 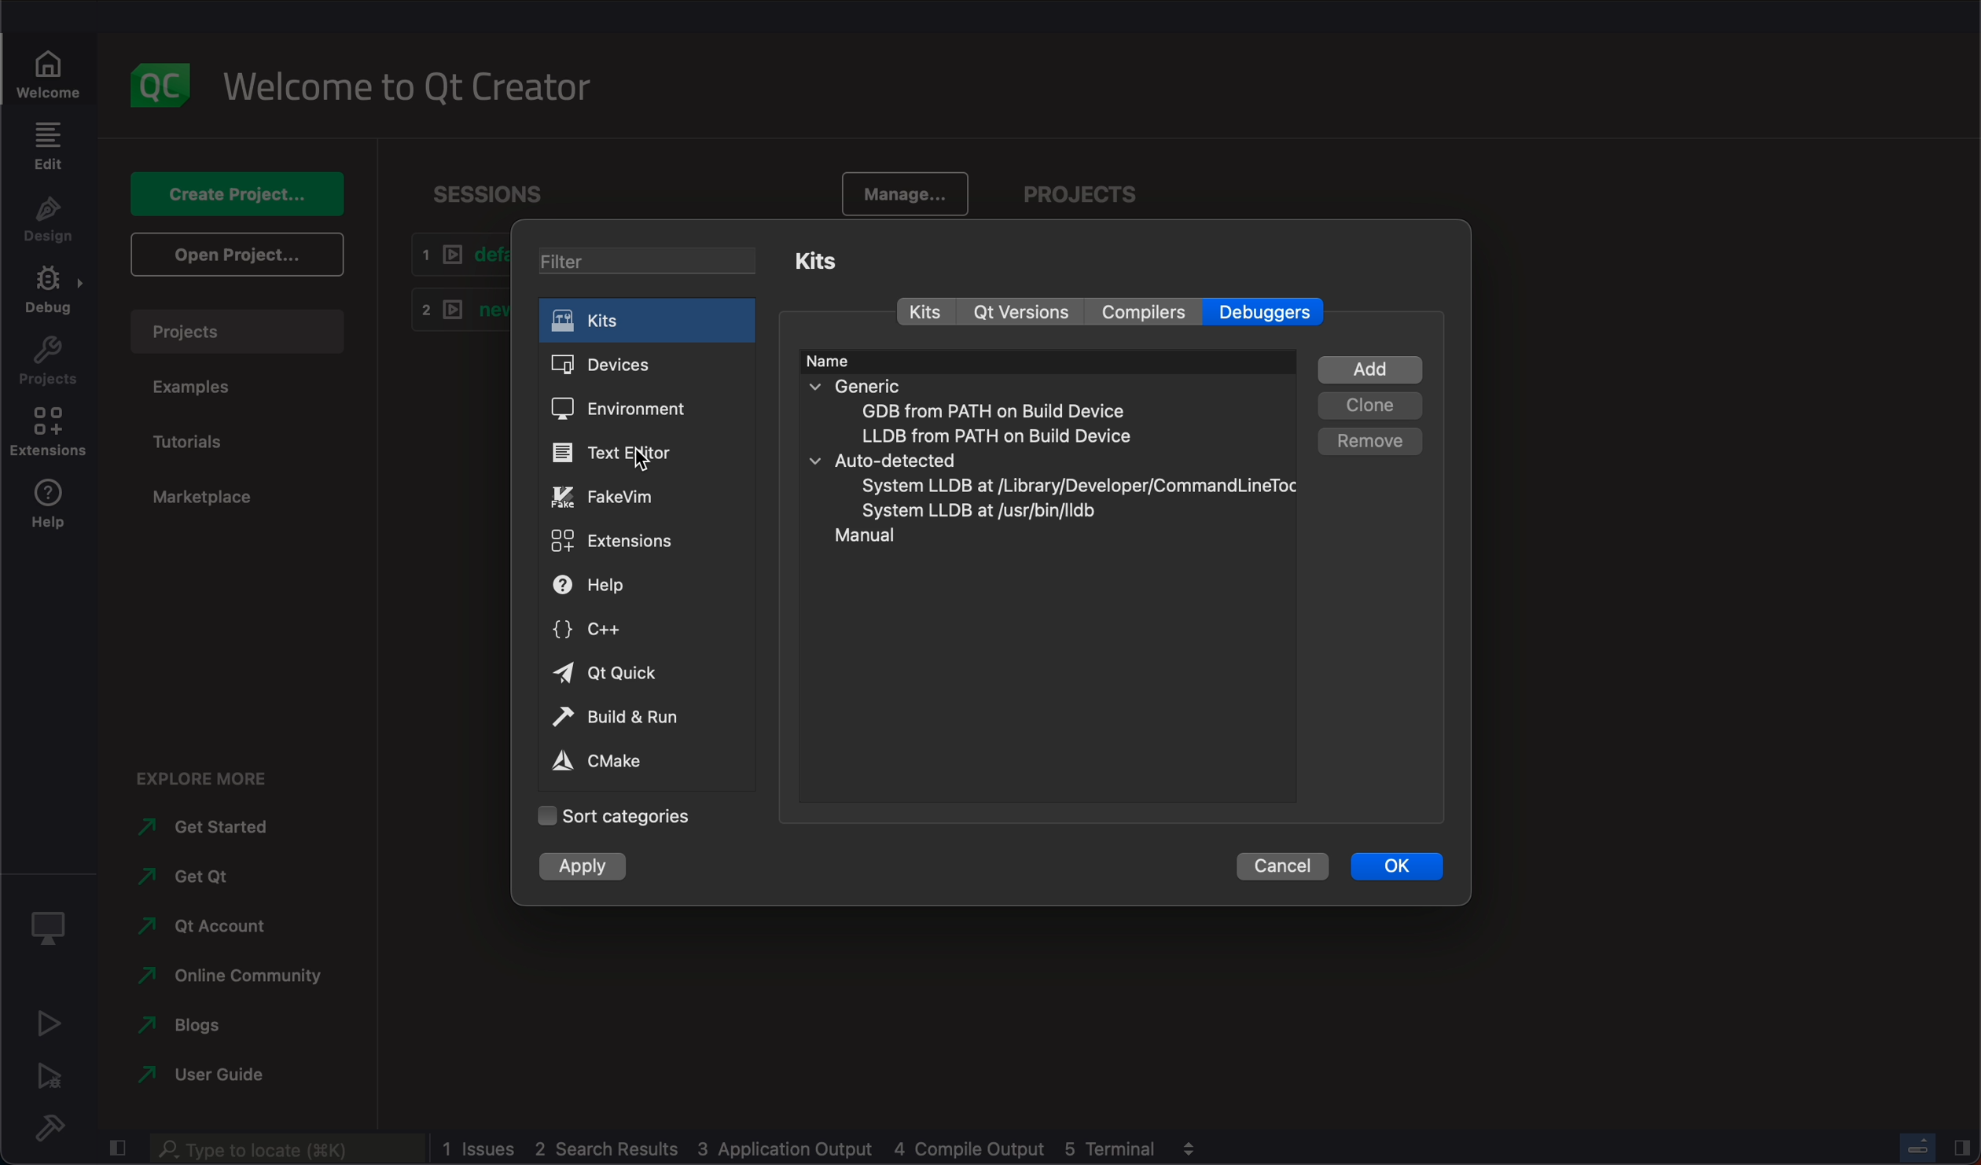 What do you see at coordinates (828, 257) in the screenshot?
I see `kits ` at bounding box center [828, 257].